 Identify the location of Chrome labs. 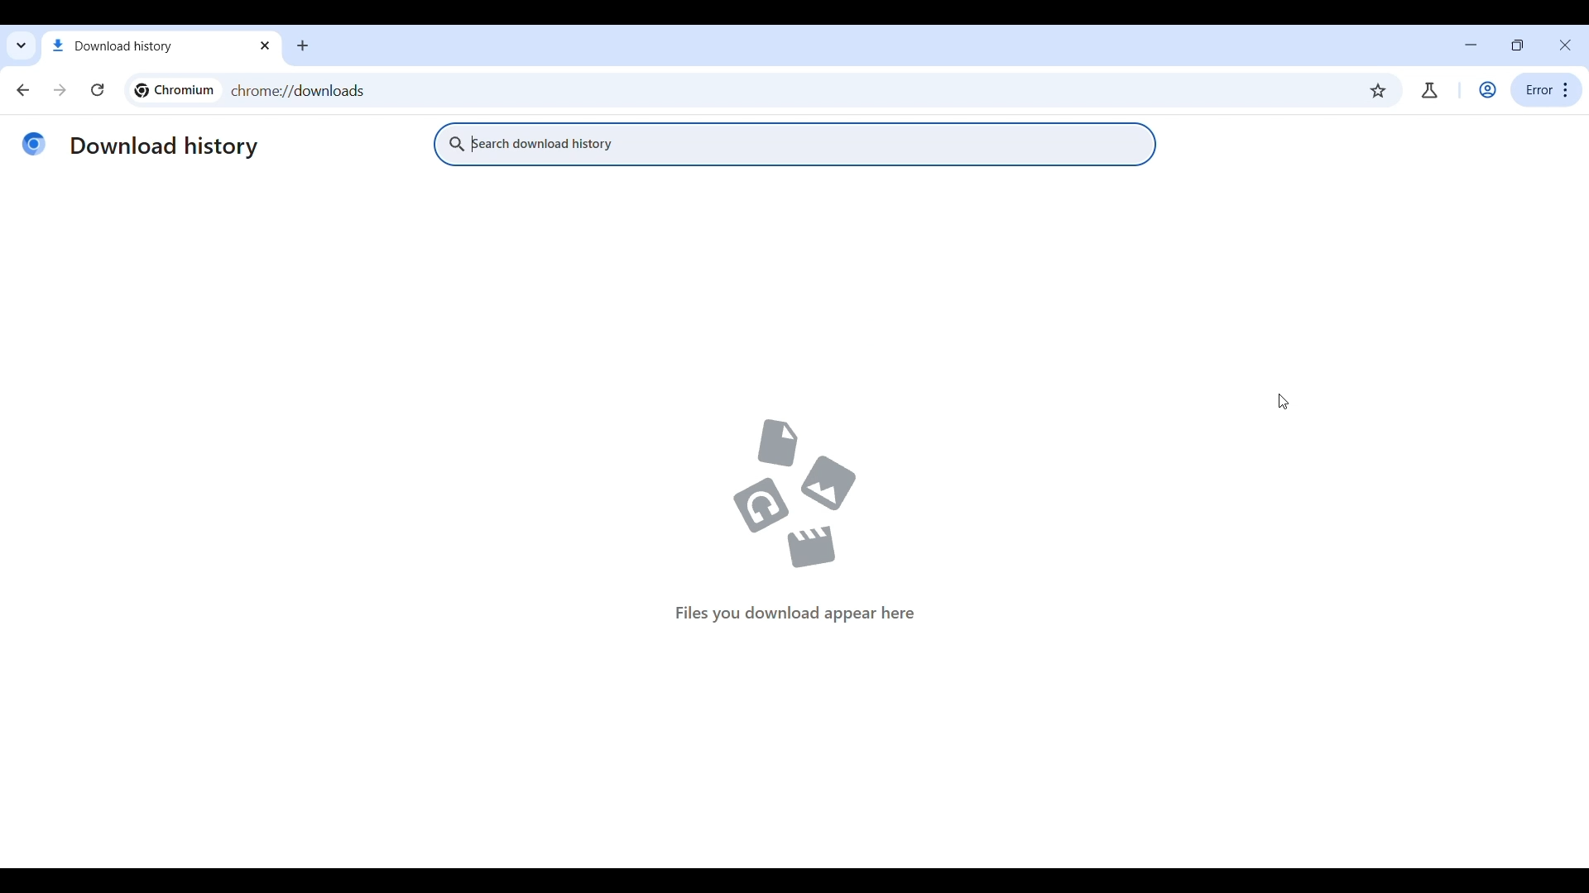
(1430, 90).